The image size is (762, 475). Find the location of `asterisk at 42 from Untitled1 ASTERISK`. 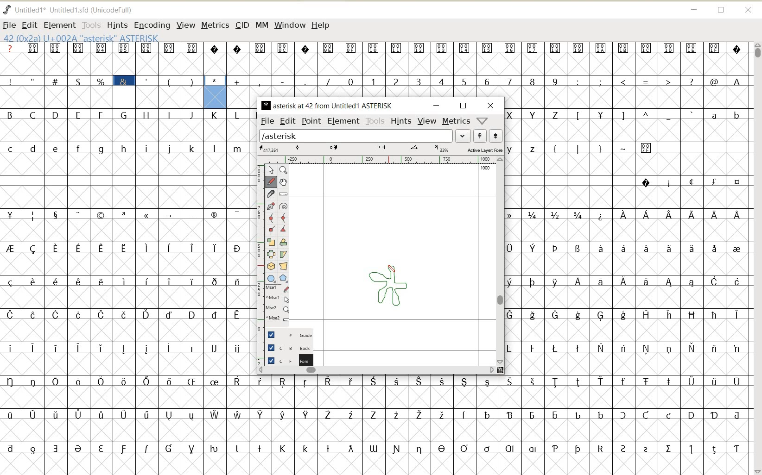

asterisk at 42 from Untitled1 ASTERISK is located at coordinates (329, 105).